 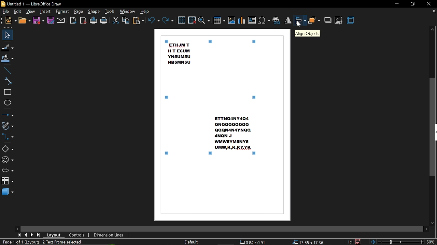 I want to click on go to last page, so click(x=39, y=235).